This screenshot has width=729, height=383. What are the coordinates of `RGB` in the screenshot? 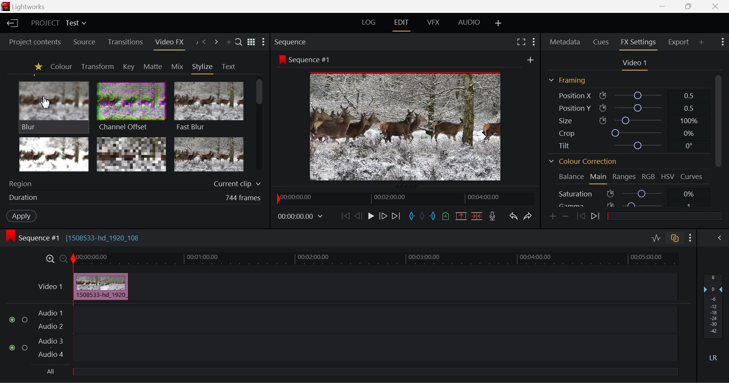 It's located at (649, 177).